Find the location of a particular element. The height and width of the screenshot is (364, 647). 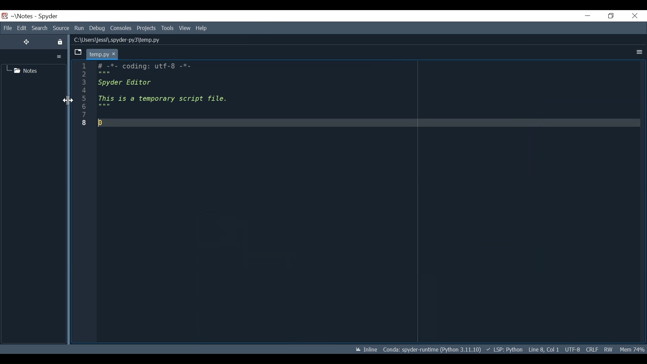

temp.py is located at coordinates (97, 54).